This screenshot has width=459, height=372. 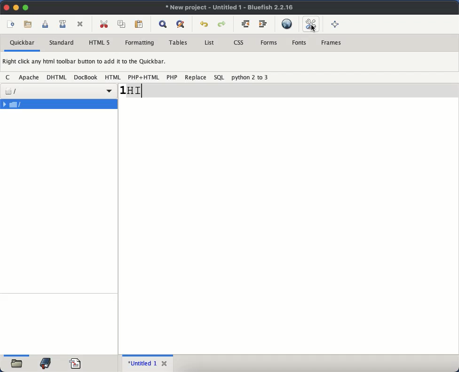 I want to click on bookmark, so click(x=47, y=363).